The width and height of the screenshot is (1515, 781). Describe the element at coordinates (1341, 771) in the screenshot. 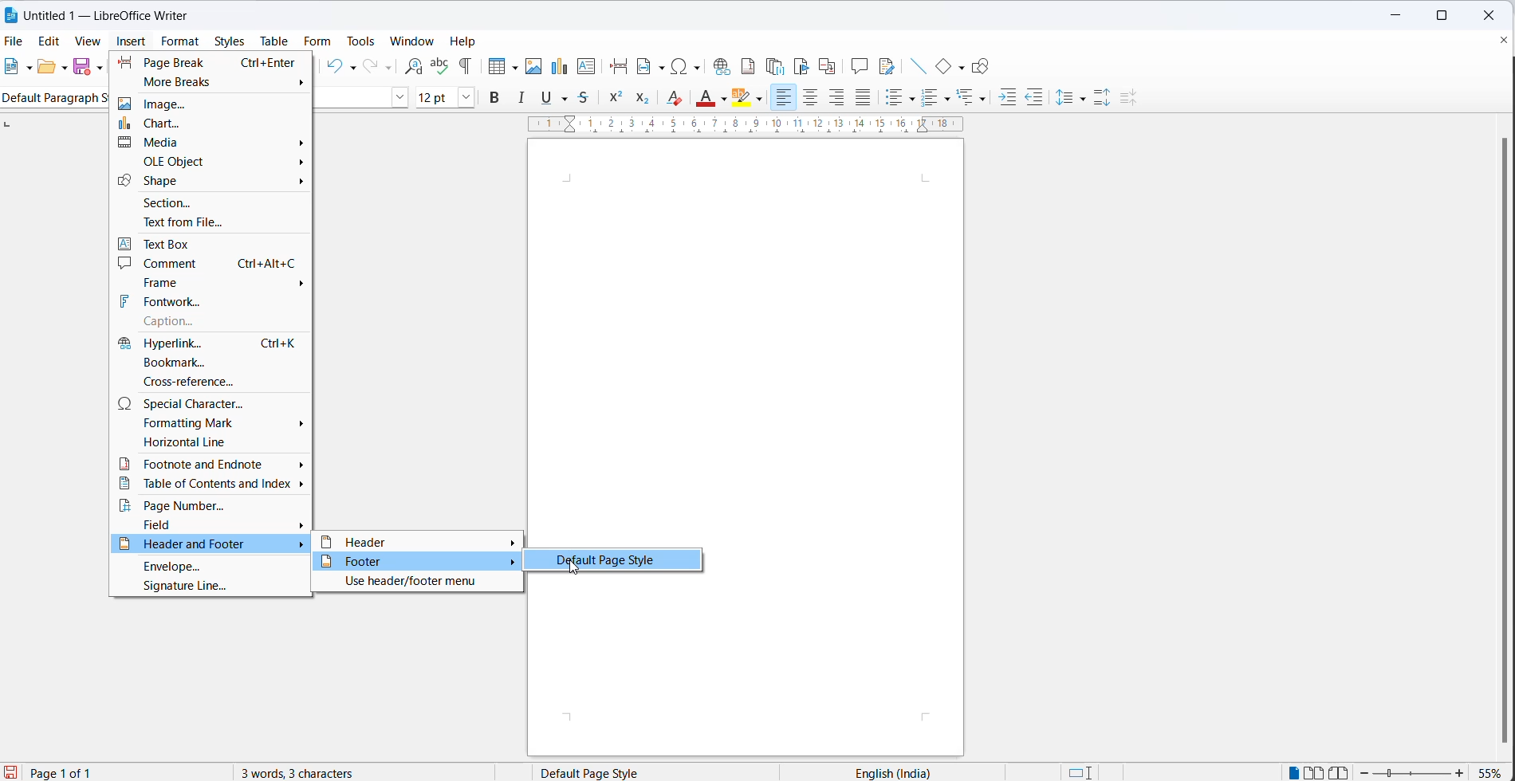

I see `book view` at that location.